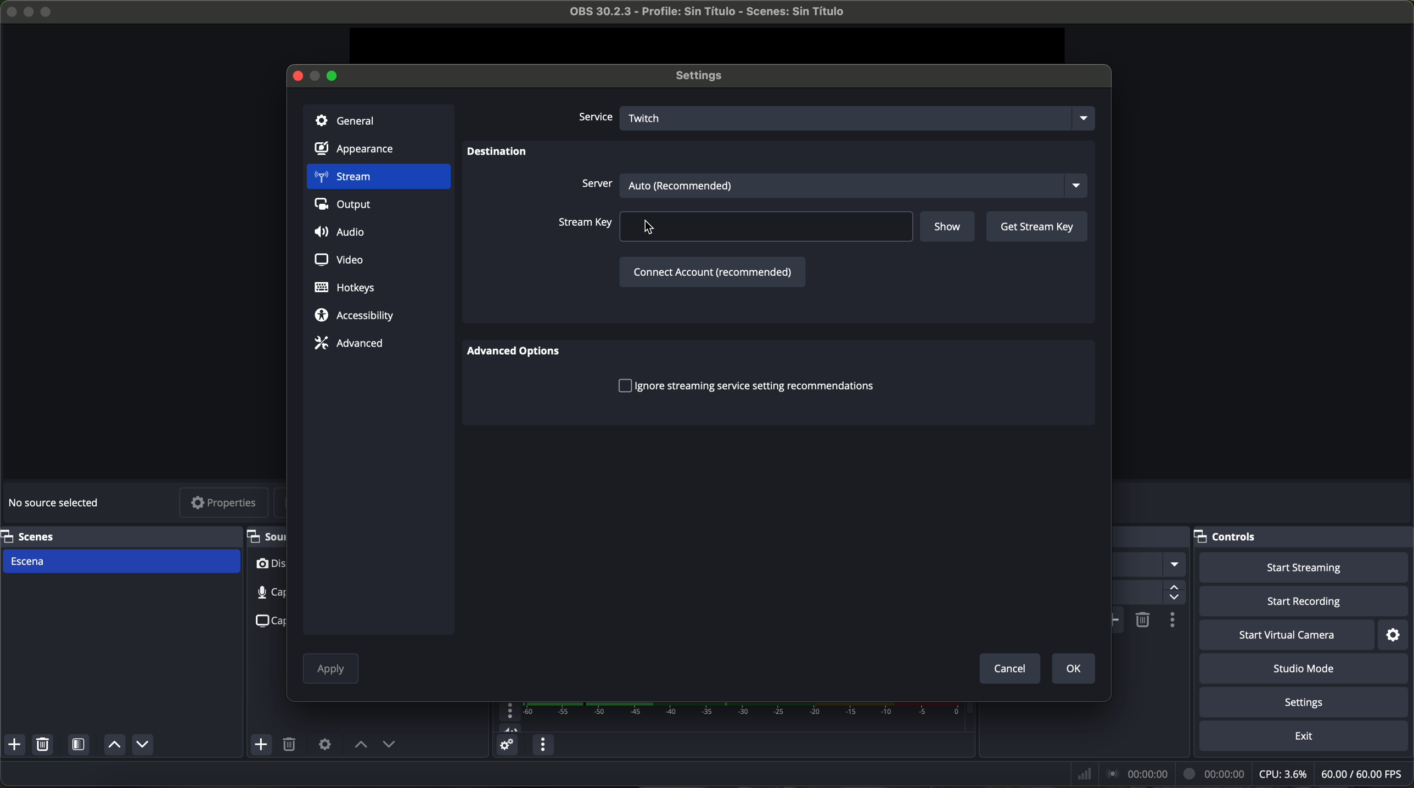 This screenshot has height=788, width=1414. What do you see at coordinates (1395, 635) in the screenshot?
I see `settings` at bounding box center [1395, 635].